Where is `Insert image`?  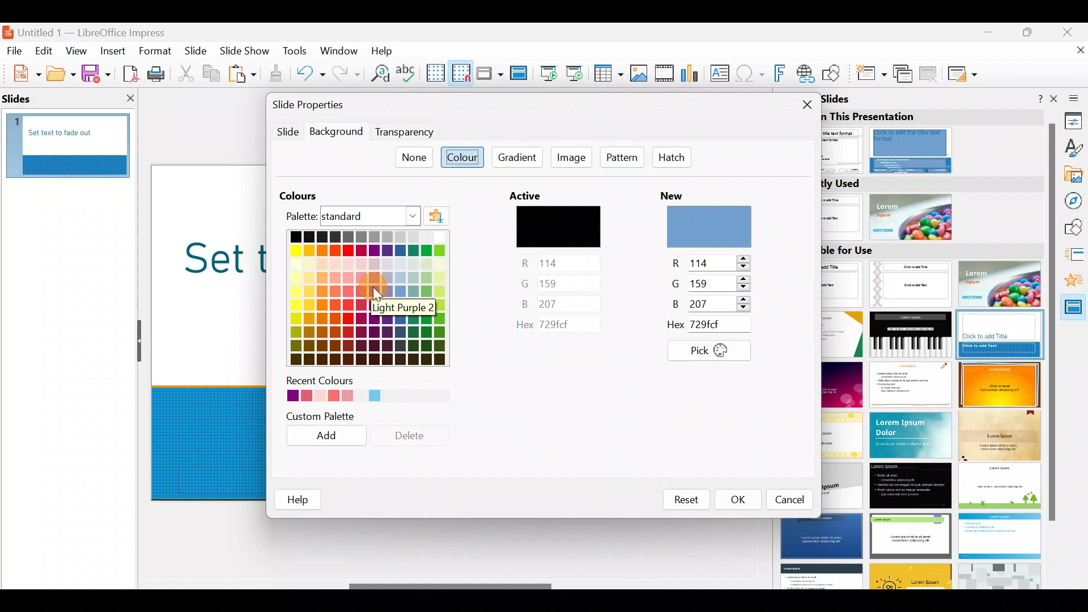 Insert image is located at coordinates (641, 74).